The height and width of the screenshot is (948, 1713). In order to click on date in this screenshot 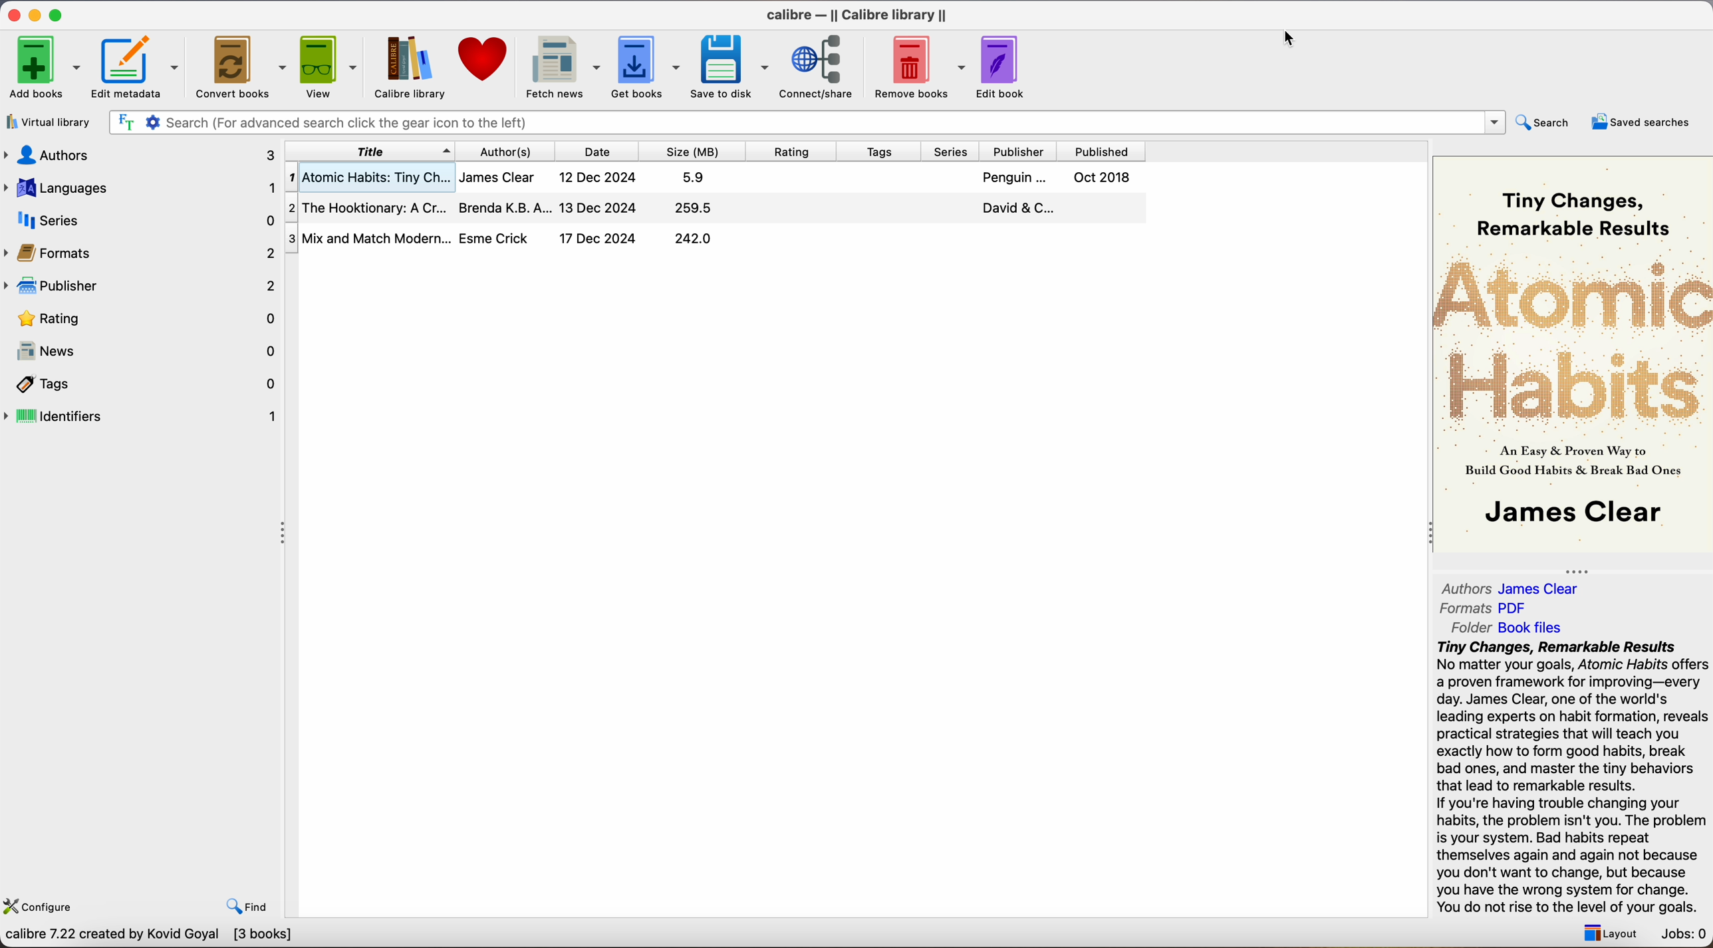, I will do `click(604, 152)`.